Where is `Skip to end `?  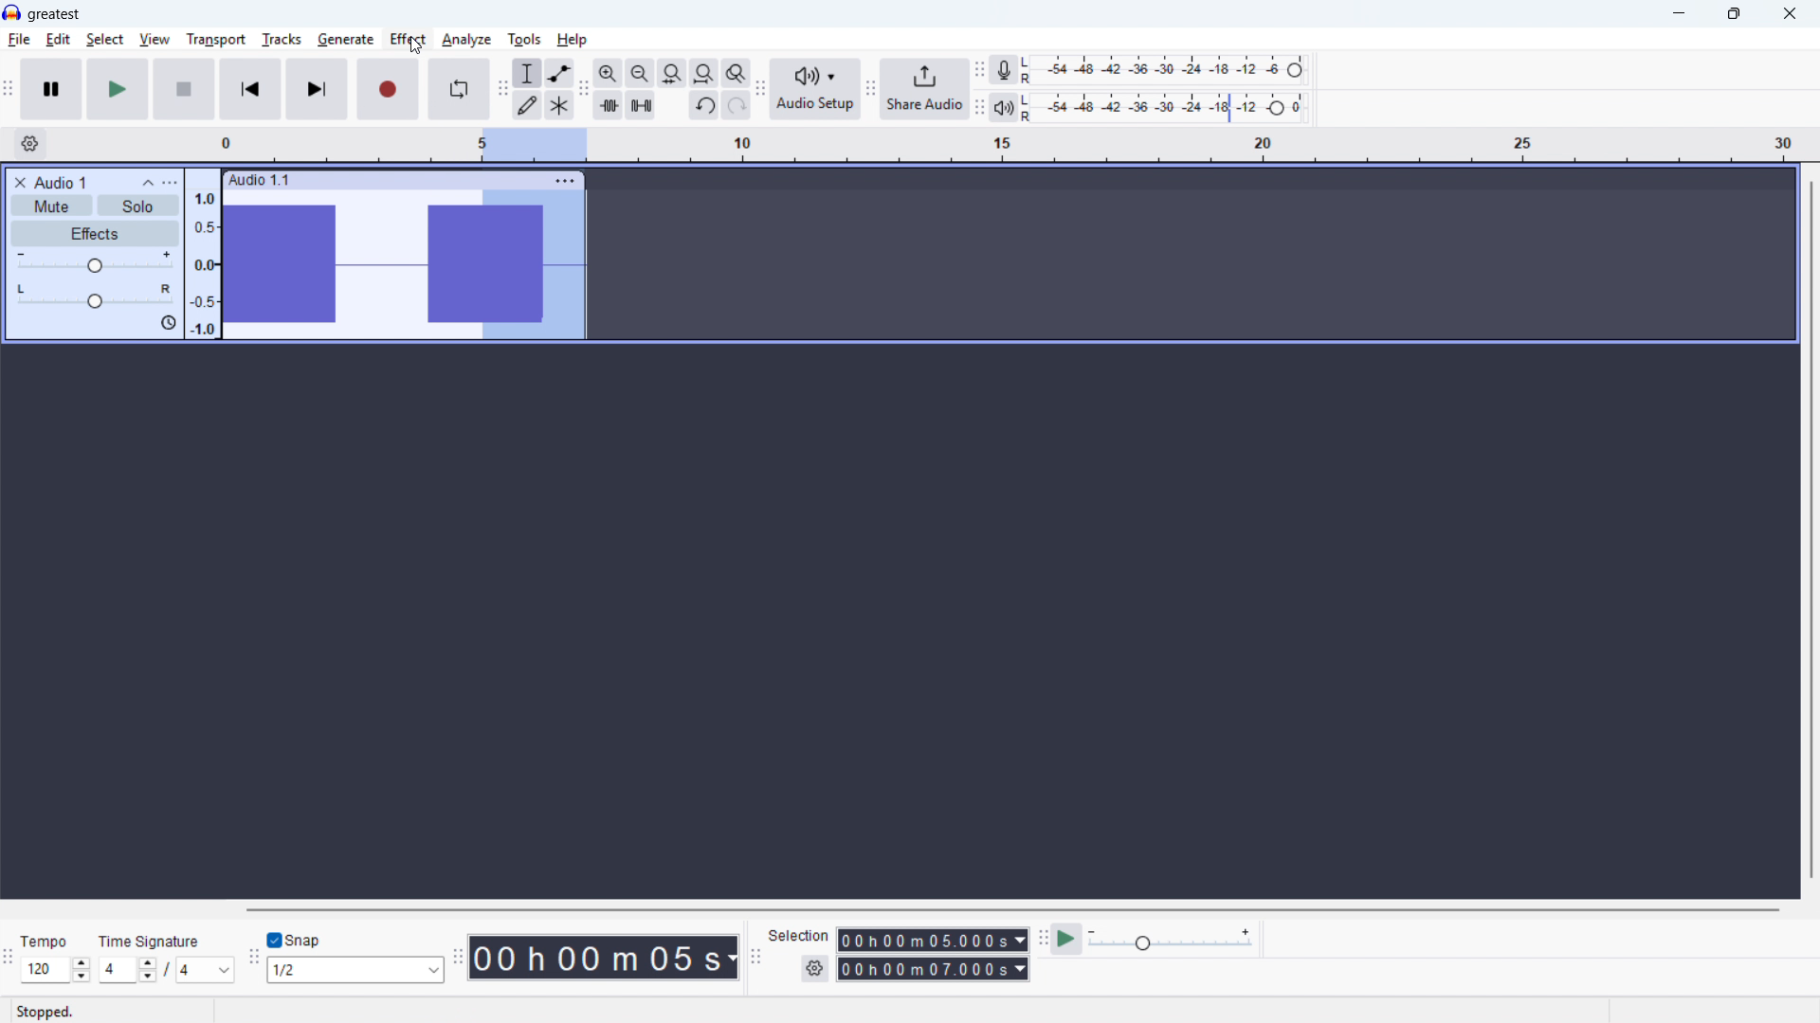 Skip to end  is located at coordinates (318, 90).